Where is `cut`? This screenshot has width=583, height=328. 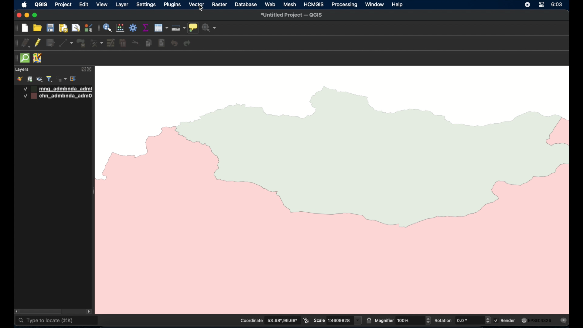 cut is located at coordinates (135, 42).